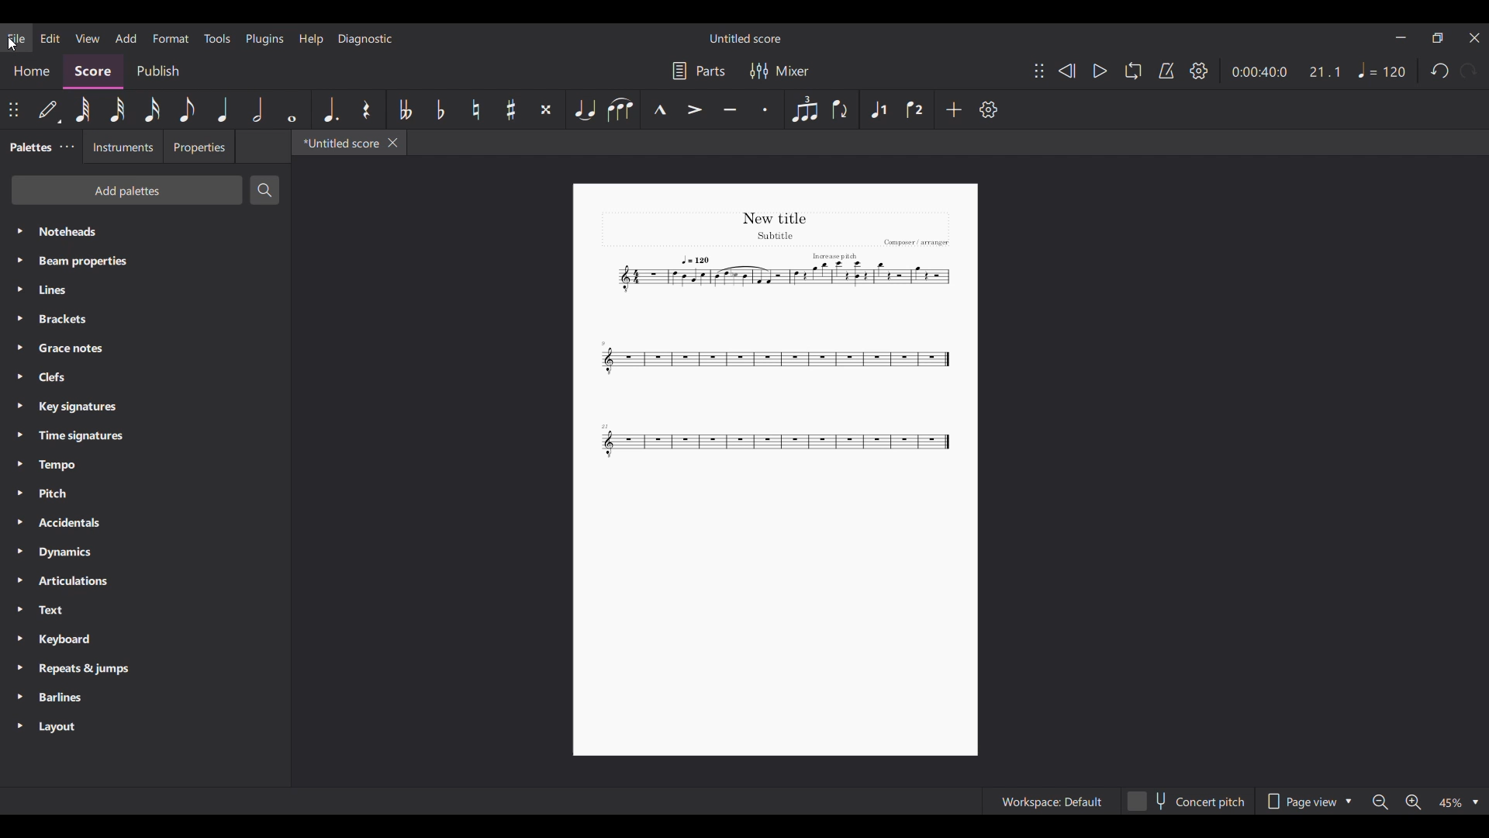 This screenshot has width=1489, height=838. What do you see at coordinates (393, 143) in the screenshot?
I see `Close tab` at bounding box center [393, 143].